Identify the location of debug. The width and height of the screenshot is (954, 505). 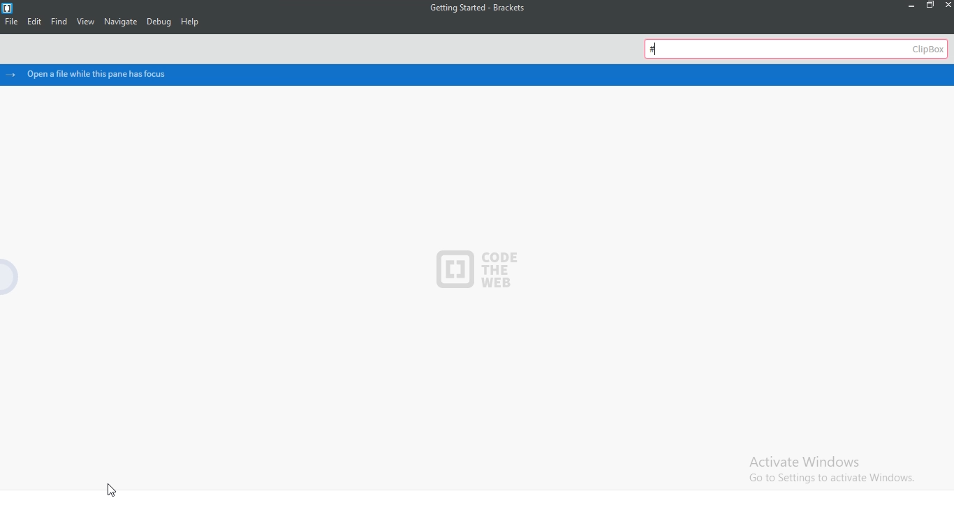
(157, 20).